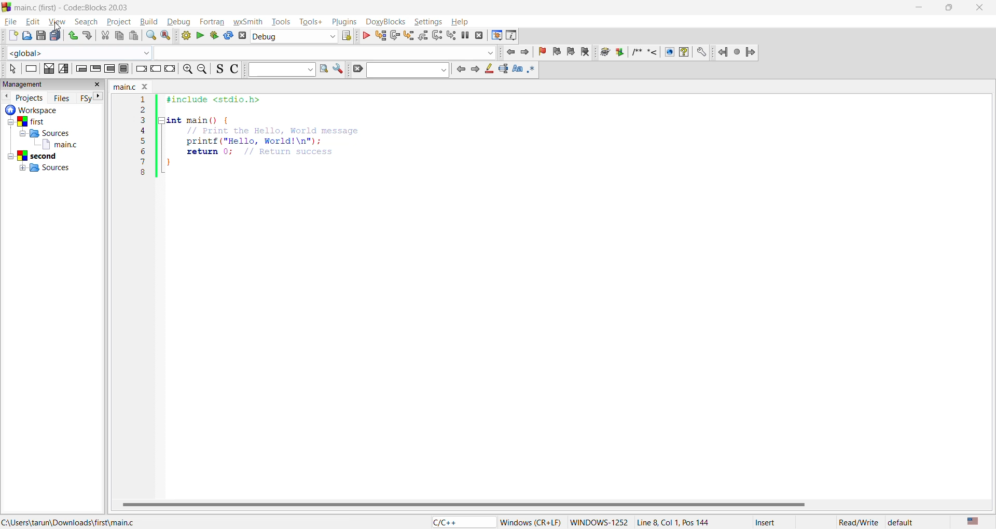 The image size is (996, 529). Describe the element at coordinates (87, 36) in the screenshot. I see `redo` at that location.